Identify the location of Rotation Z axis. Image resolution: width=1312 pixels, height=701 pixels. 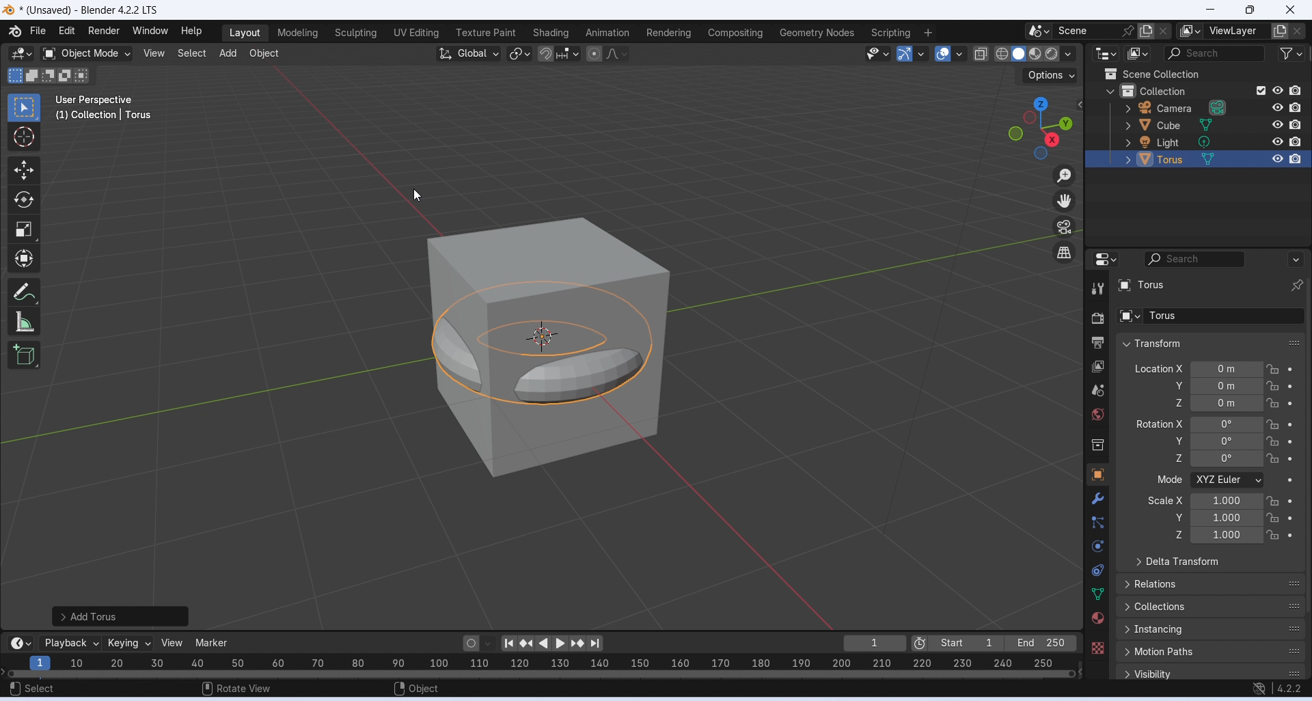
(1179, 457).